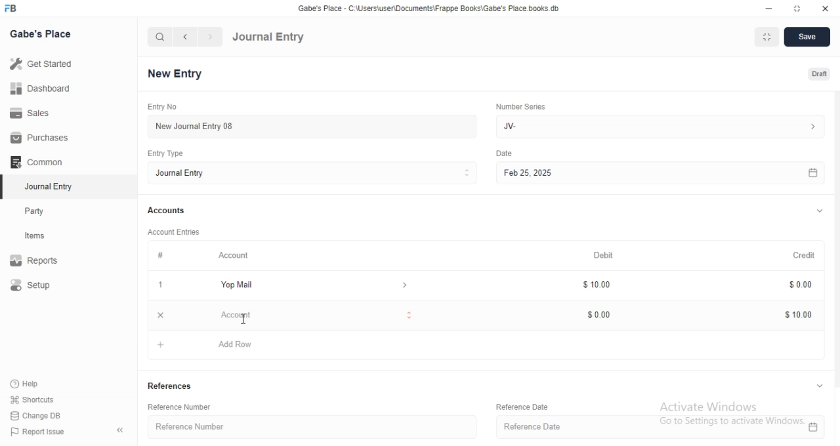 This screenshot has width=840, height=446. Describe the element at coordinates (658, 172) in the screenshot. I see `Feb 25, 2025` at that location.